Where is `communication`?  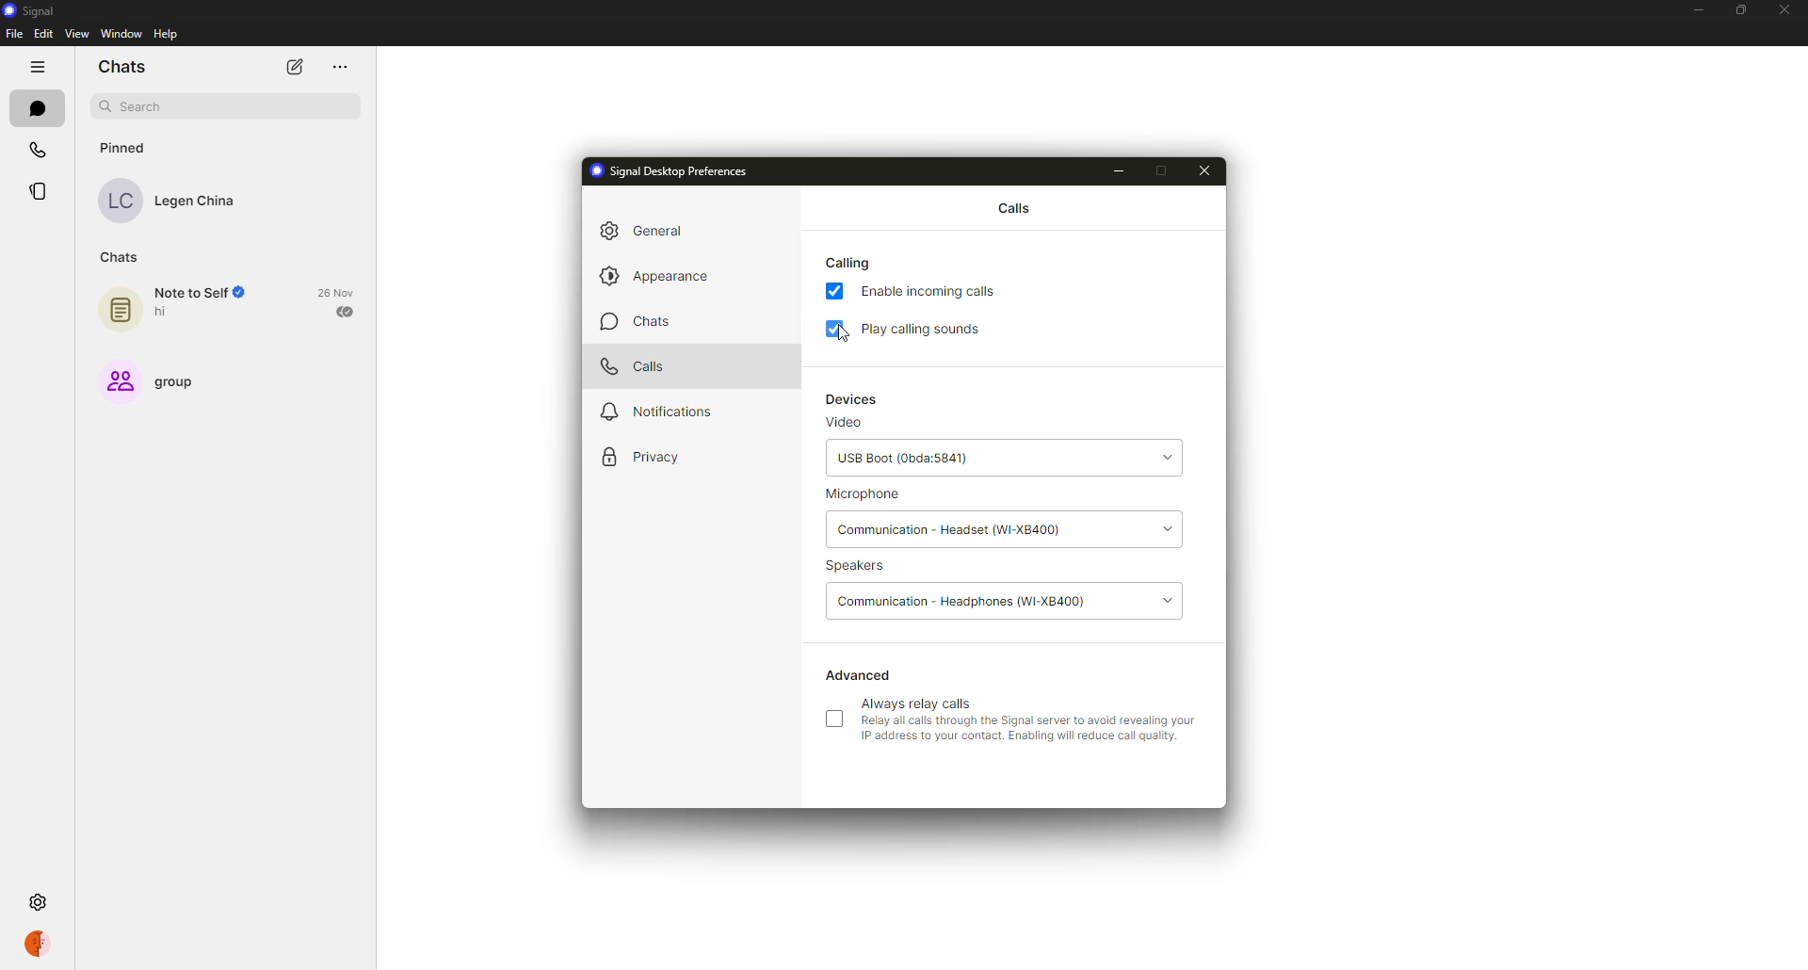
communication is located at coordinates (970, 601).